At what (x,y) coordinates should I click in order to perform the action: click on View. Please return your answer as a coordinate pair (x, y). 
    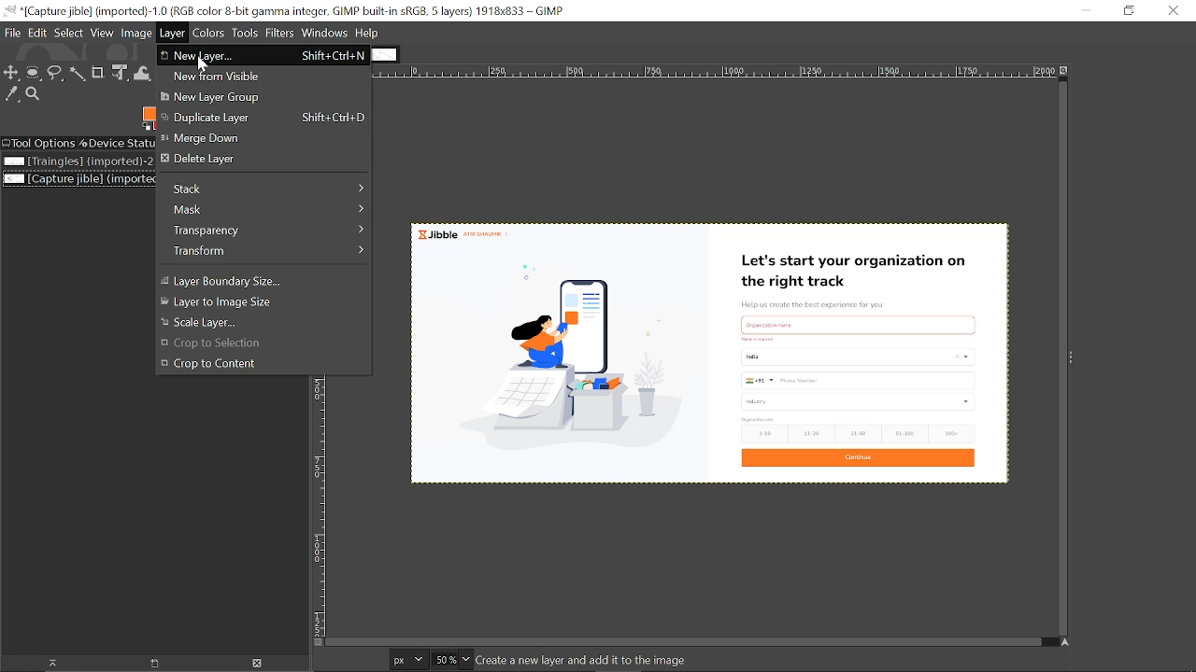
    Looking at the image, I should click on (102, 33).